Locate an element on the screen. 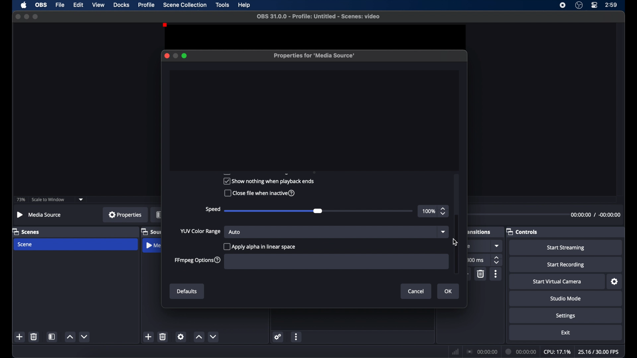 This screenshot has width=637, height=358. delete is located at coordinates (481, 274).